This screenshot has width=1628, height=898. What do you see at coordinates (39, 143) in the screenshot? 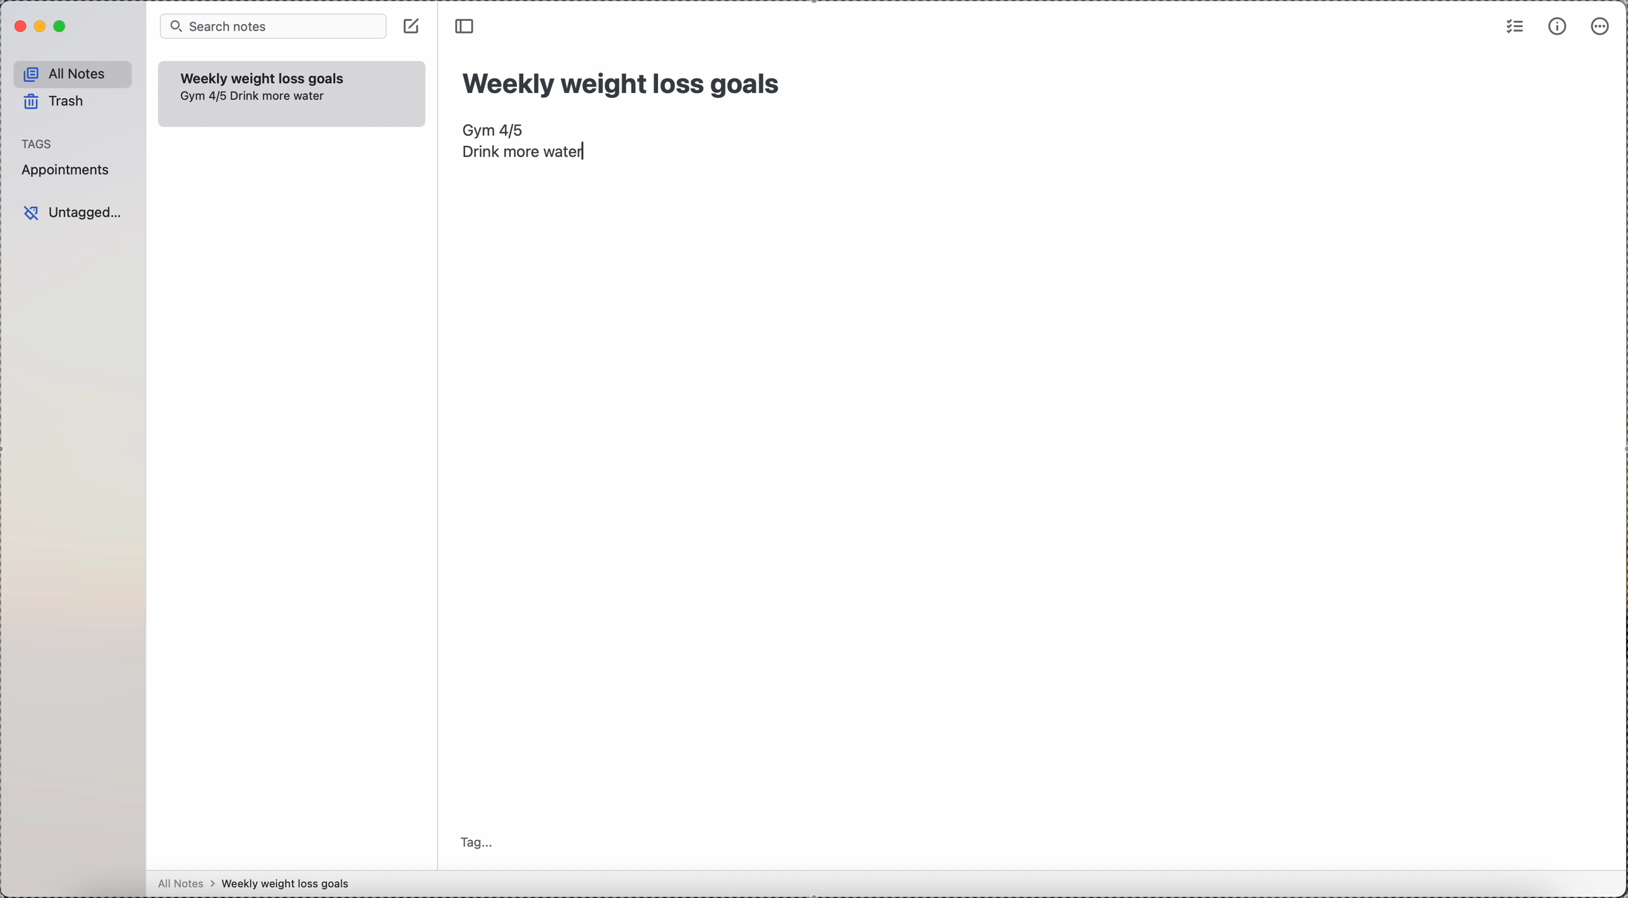
I see `tags` at bounding box center [39, 143].